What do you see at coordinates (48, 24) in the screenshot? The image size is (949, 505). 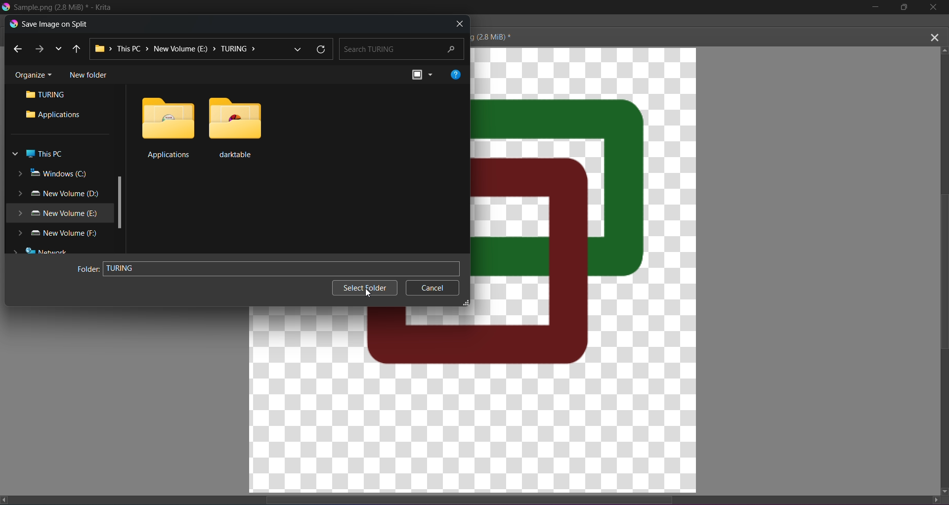 I see `Save image on Split` at bounding box center [48, 24].